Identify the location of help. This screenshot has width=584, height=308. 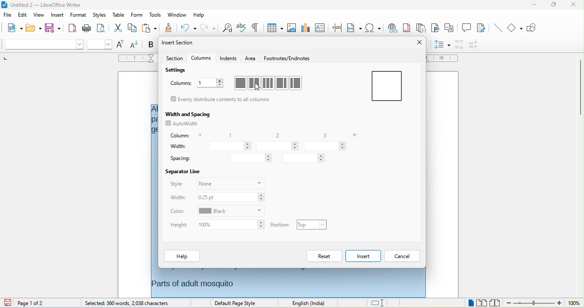
(183, 256).